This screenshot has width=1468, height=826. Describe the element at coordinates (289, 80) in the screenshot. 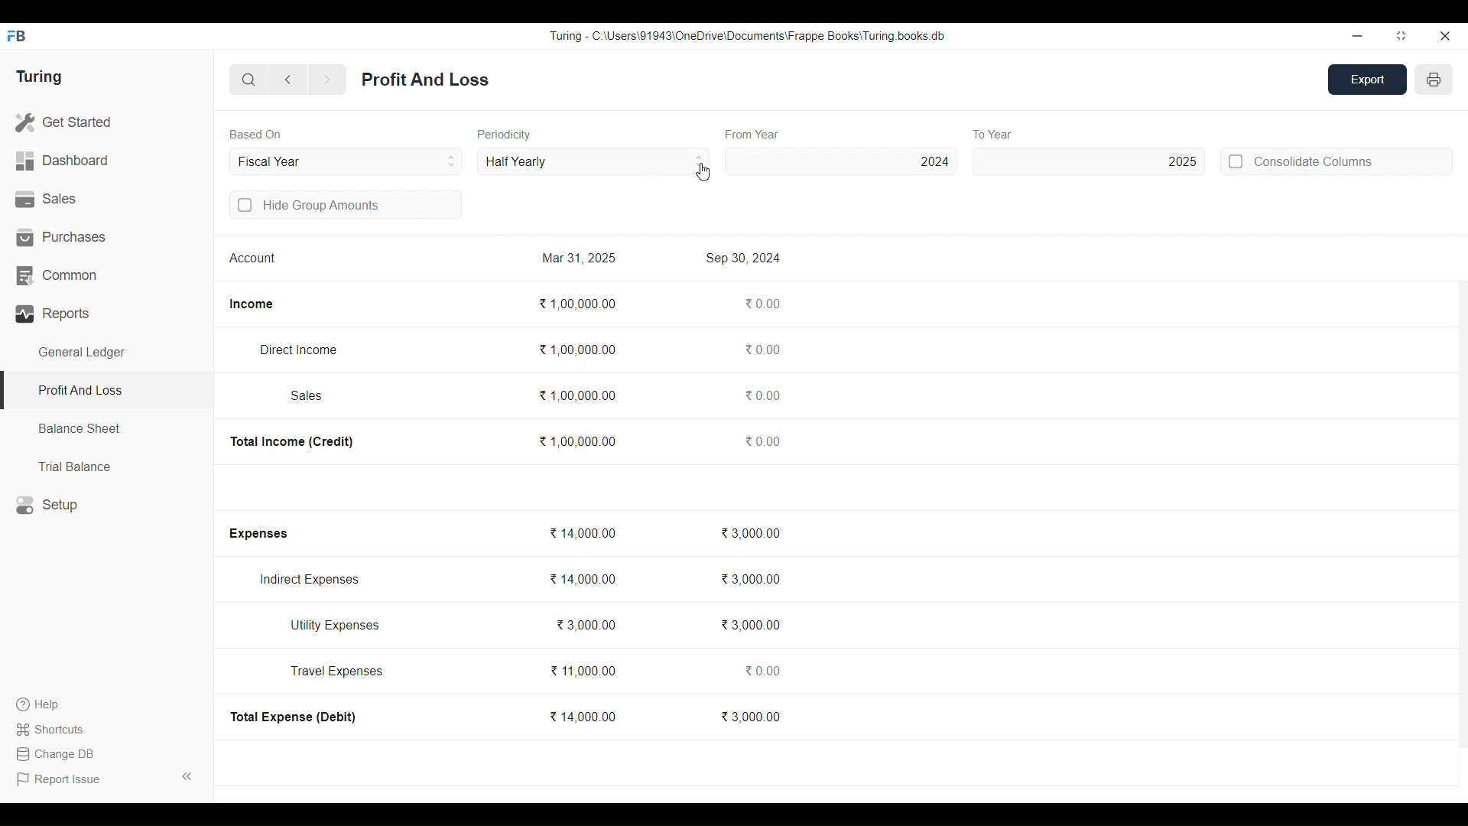

I see `Previous` at that location.